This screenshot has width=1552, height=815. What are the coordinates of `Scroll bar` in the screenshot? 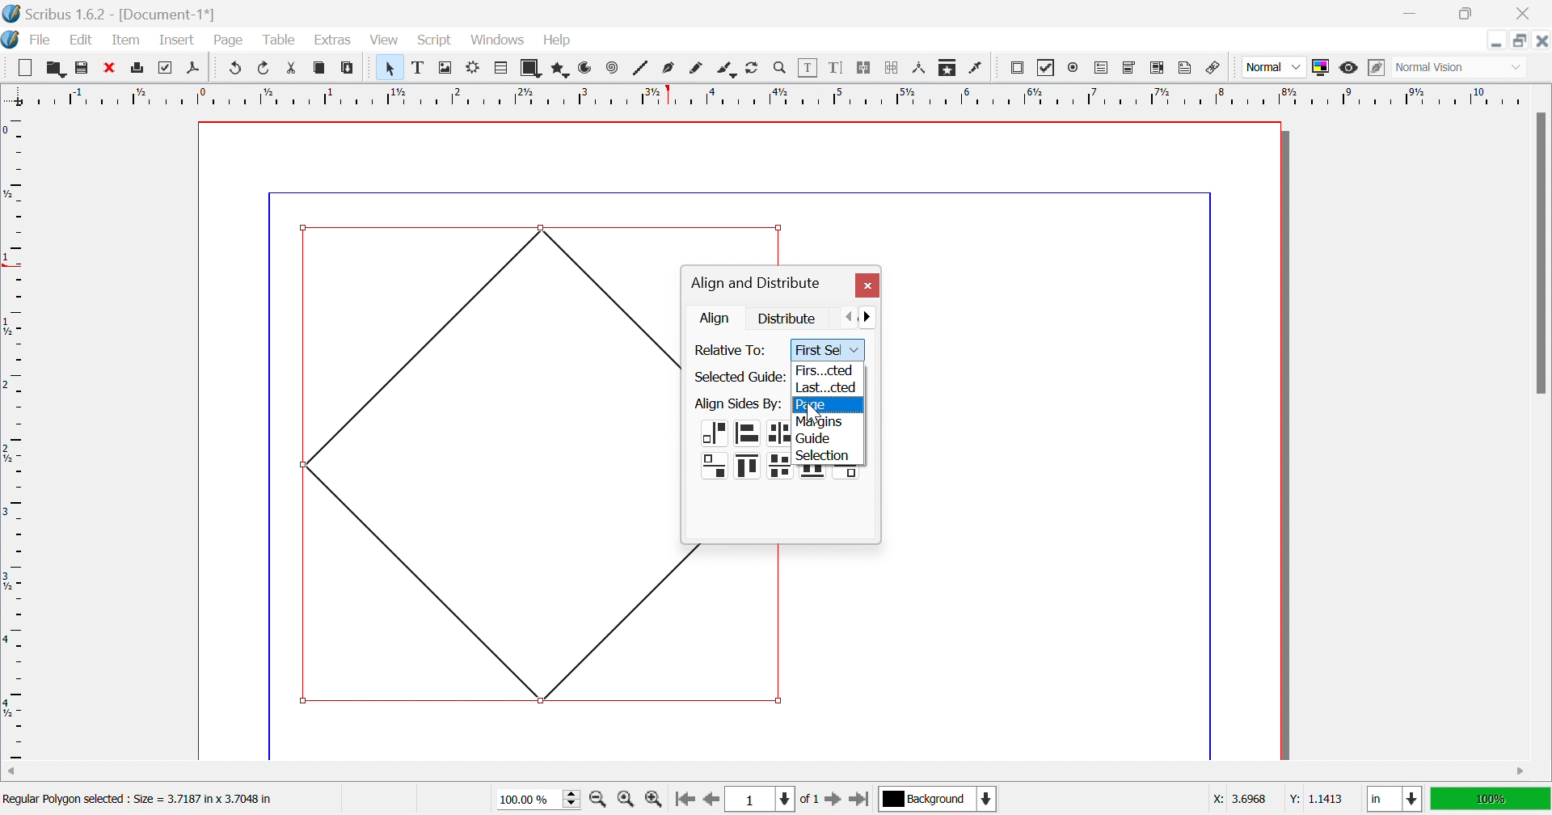 It's located at (1540, 252).